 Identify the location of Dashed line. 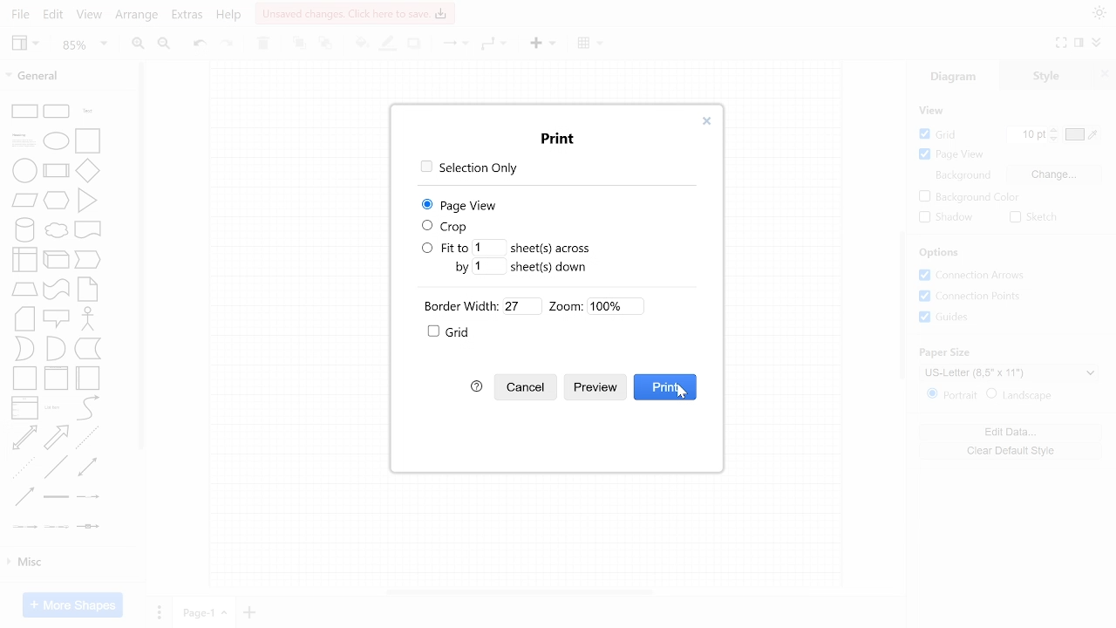
(86, 438).